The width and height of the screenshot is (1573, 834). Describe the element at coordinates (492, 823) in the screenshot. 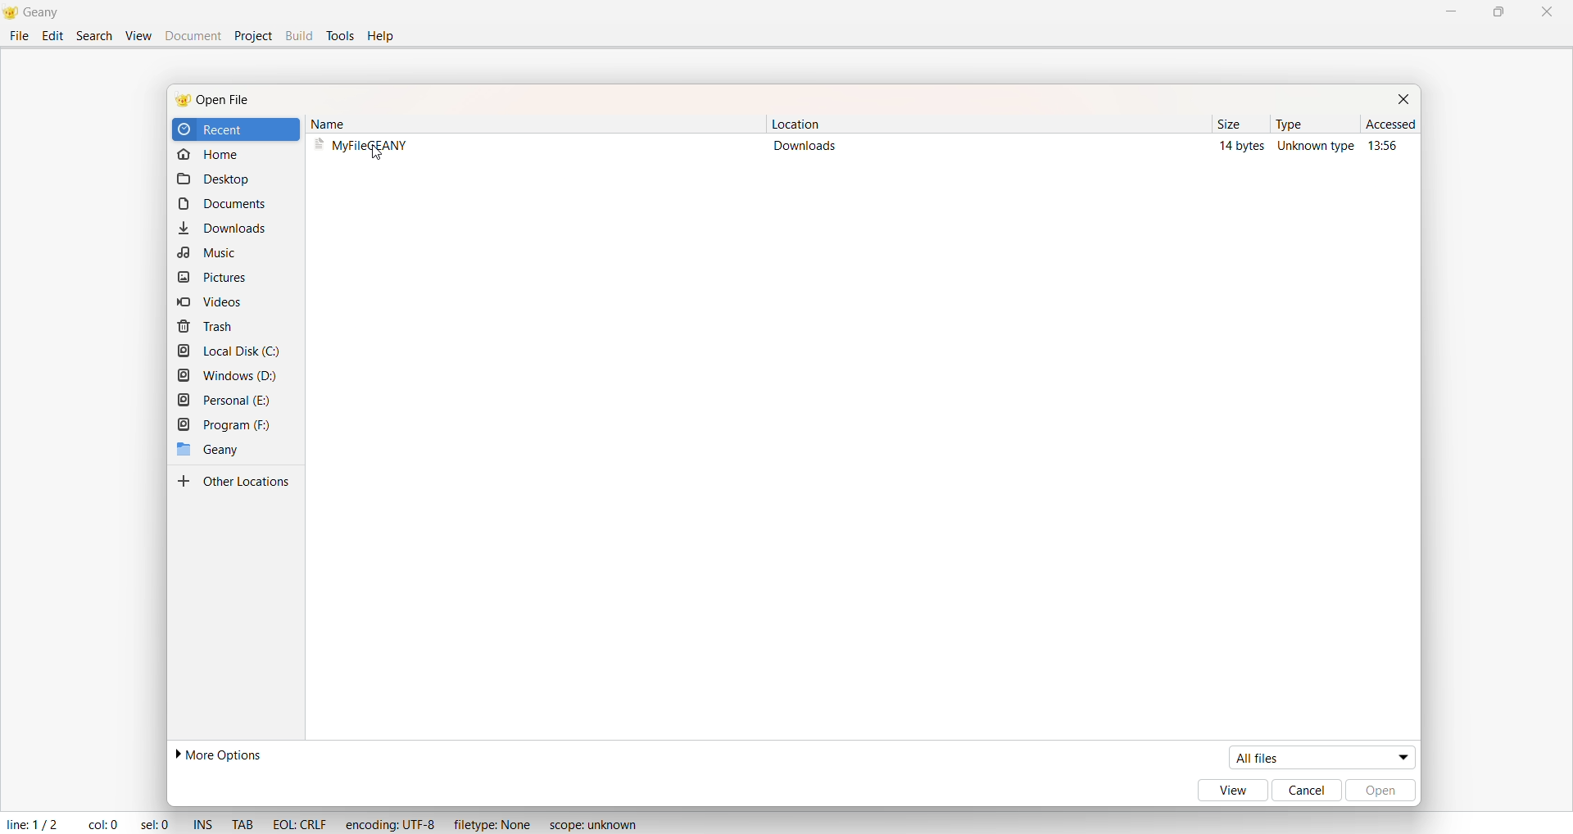

I see `FileType: None` at that location.